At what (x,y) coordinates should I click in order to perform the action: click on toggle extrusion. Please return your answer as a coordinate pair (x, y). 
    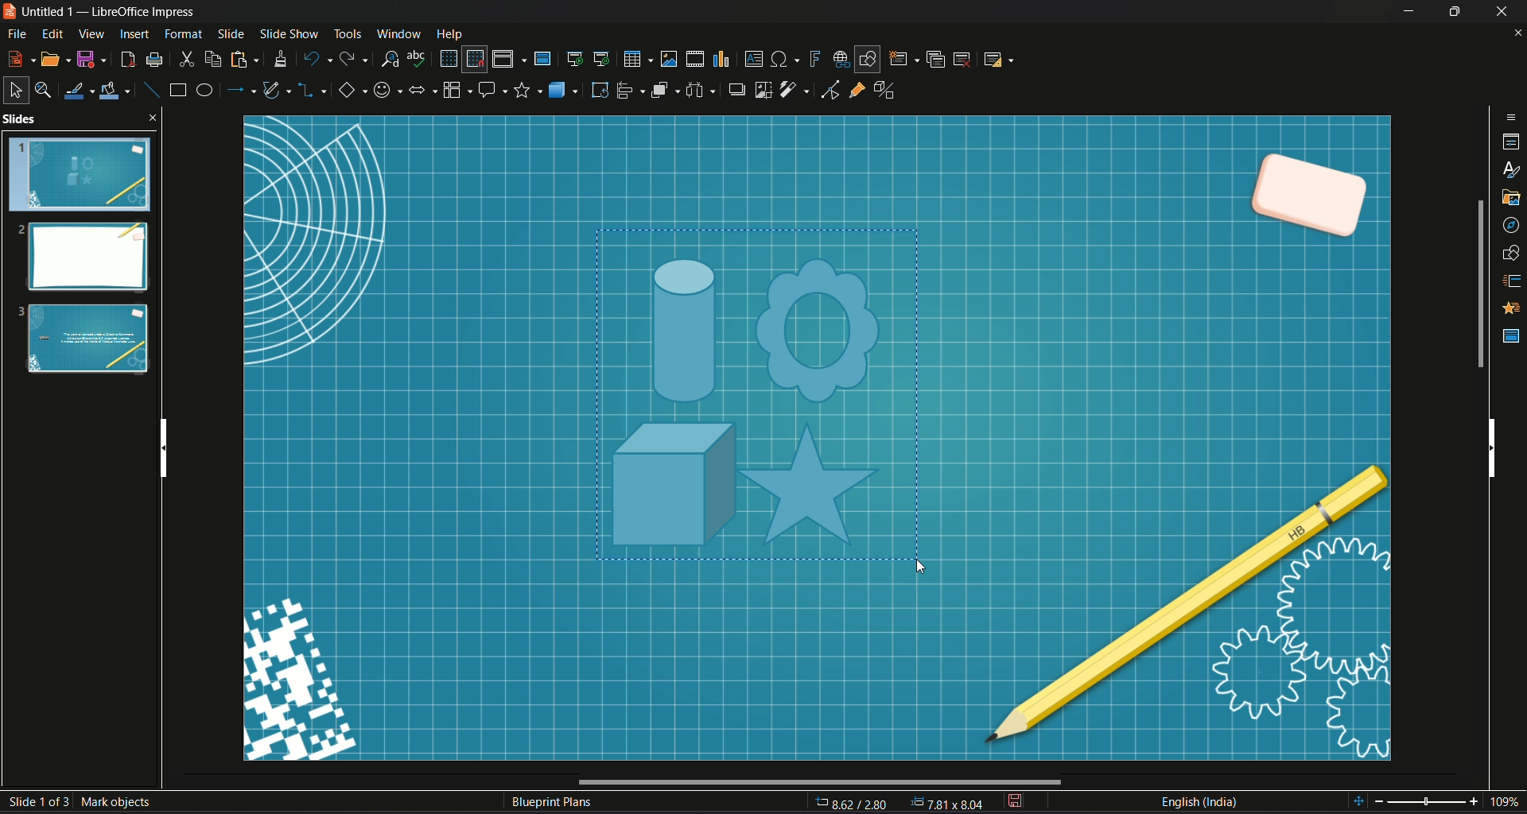
    Looking at the image, I should click on (889, 90).